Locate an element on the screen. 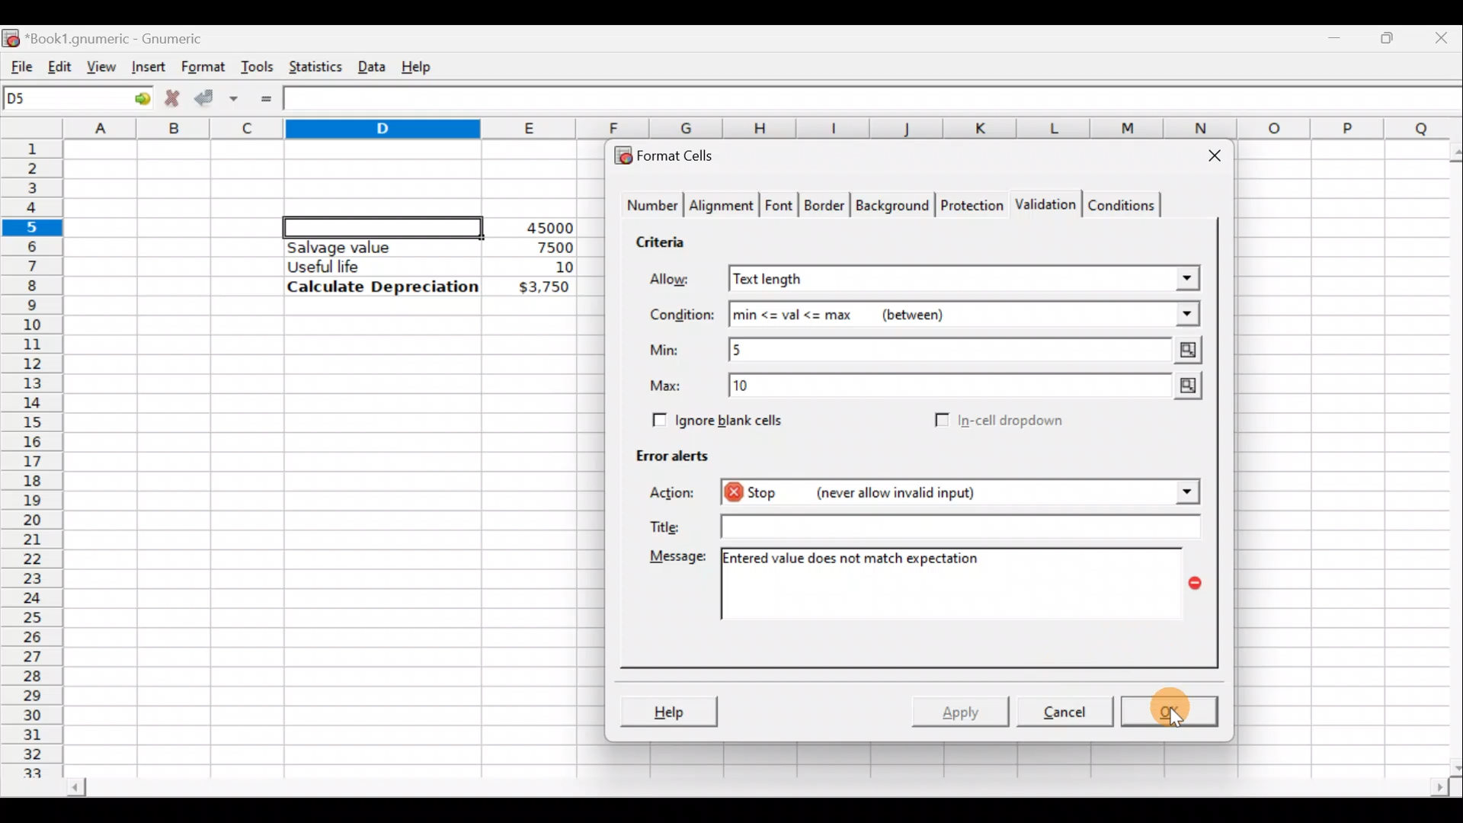 Image resolution: width=1463 pixels, height=823 pixels. Enter formula is located at coordinates (266, 99).